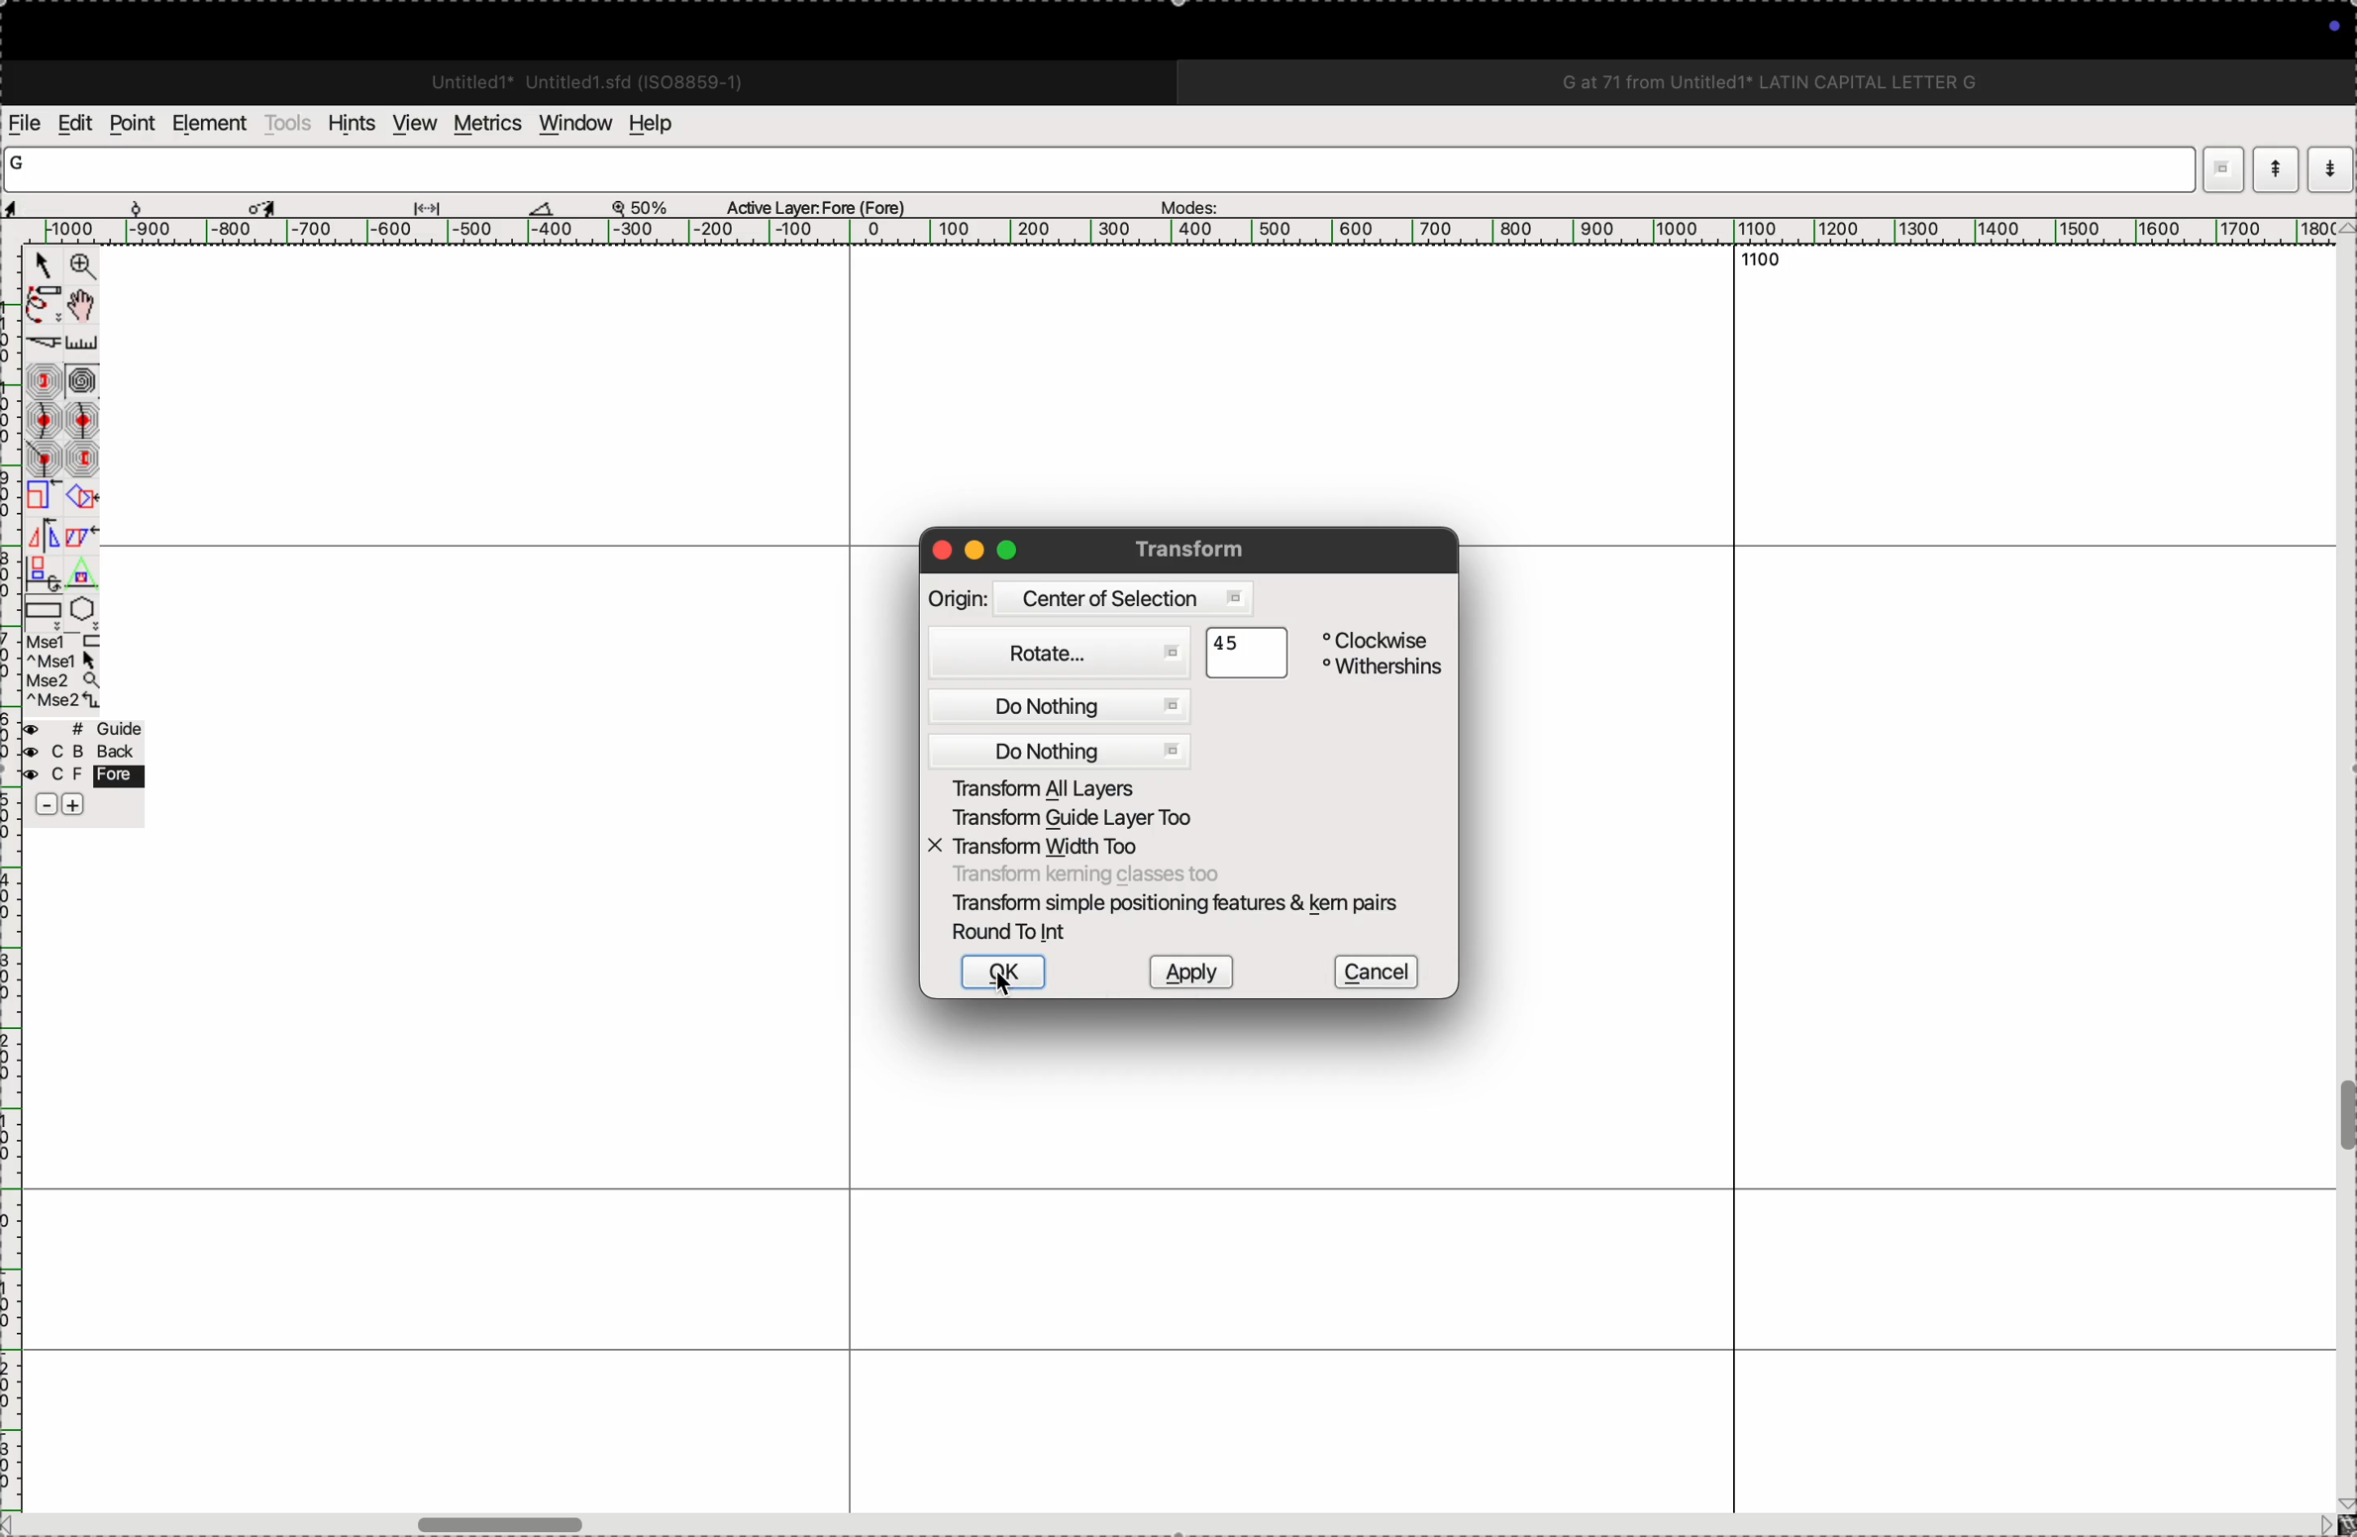 Image resolution: width=2357 pixels, height=1537 pixels. What do you see at coordinates (81, 419) in the screenshot?
I see `sharp curve` at bounding box center [81, 419].